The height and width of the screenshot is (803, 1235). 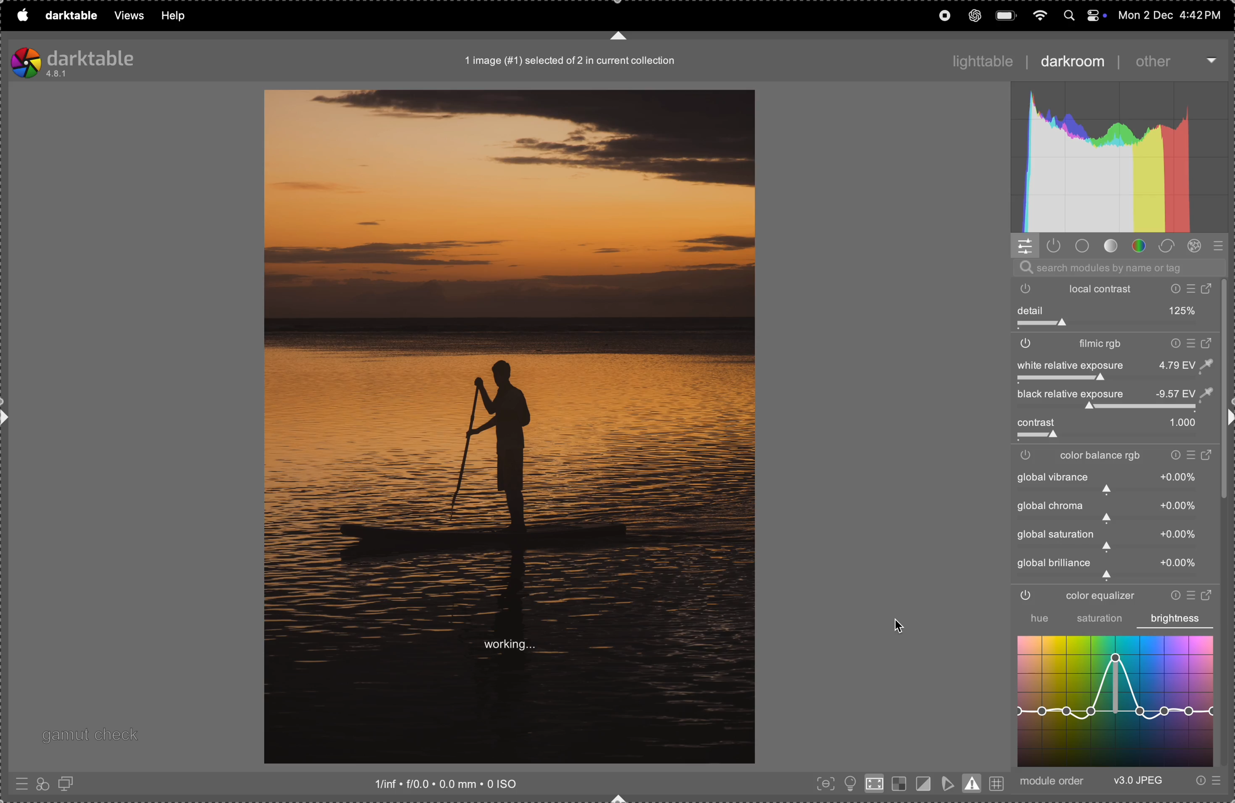 I want to click on toggle bar, so click(x=1116, y=326).